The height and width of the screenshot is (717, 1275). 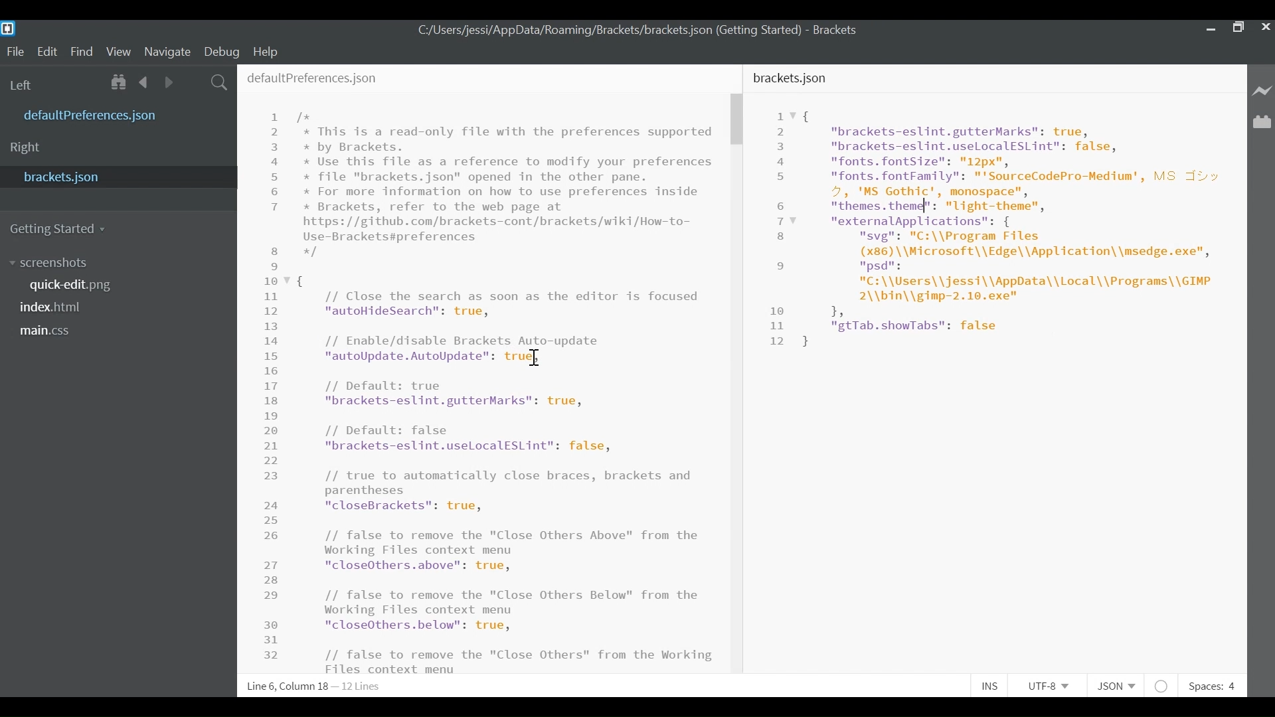 I want to click on Split the Editor Vertically or Horizontally, so click(x=193, y=81).